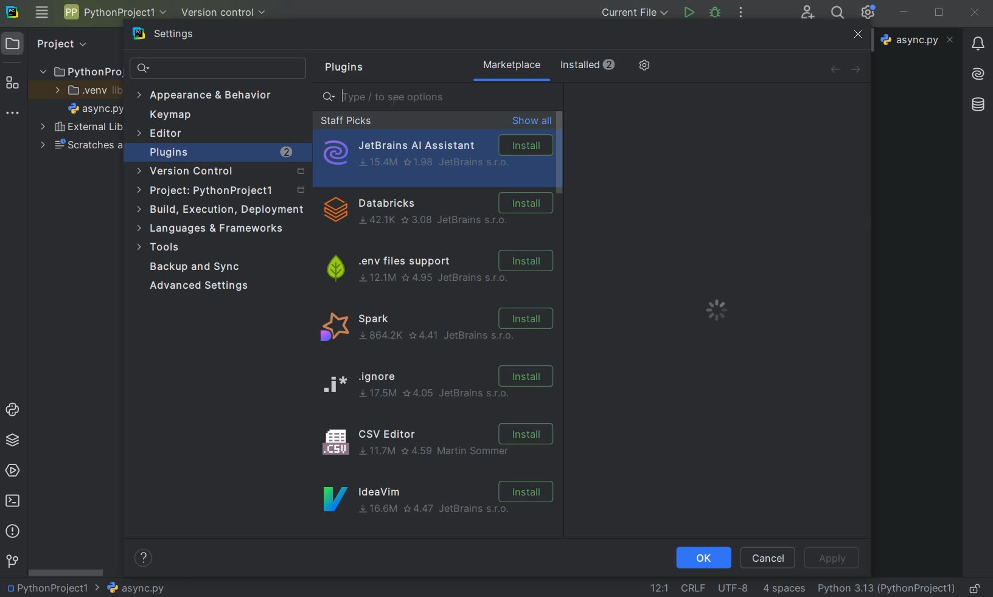 This screenshot has width=993, height=597. What do you see at coordinates (699, 558) in the screenshot?
I see `ok` at bounding box center [699, 558].